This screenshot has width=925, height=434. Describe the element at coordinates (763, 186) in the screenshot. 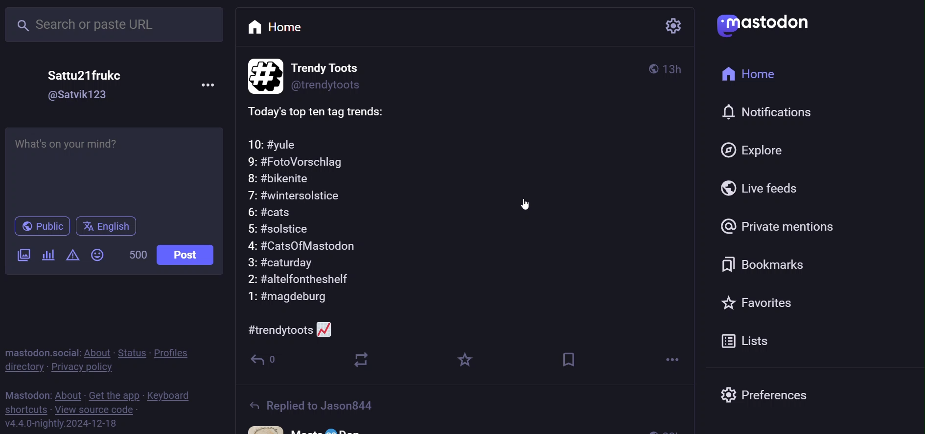

I see `live feed` at that location.